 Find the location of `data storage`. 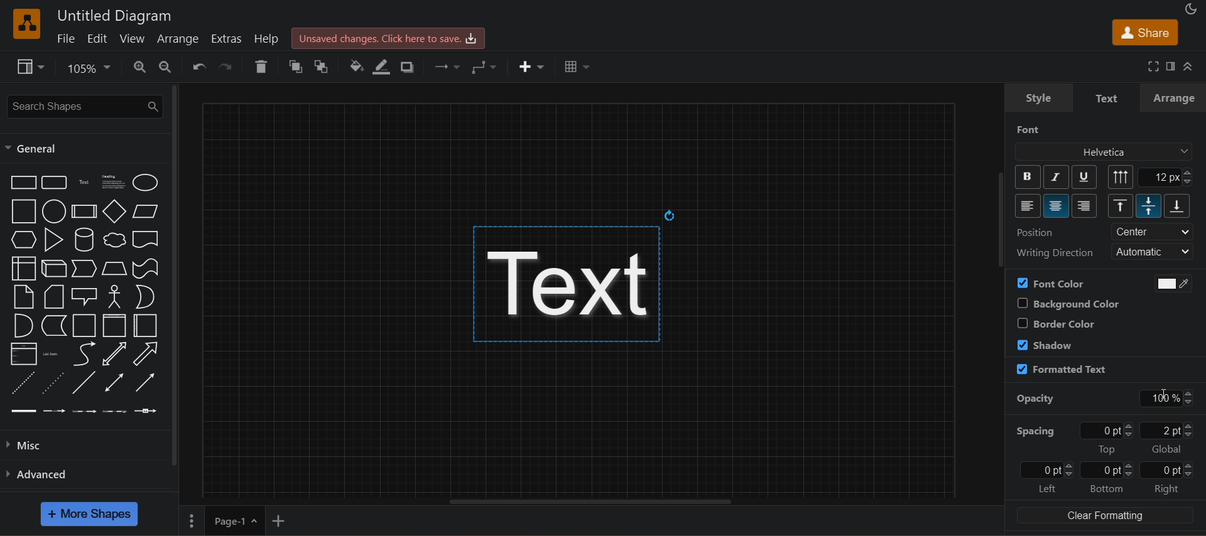

data storage is located at coordinates (55, 325).